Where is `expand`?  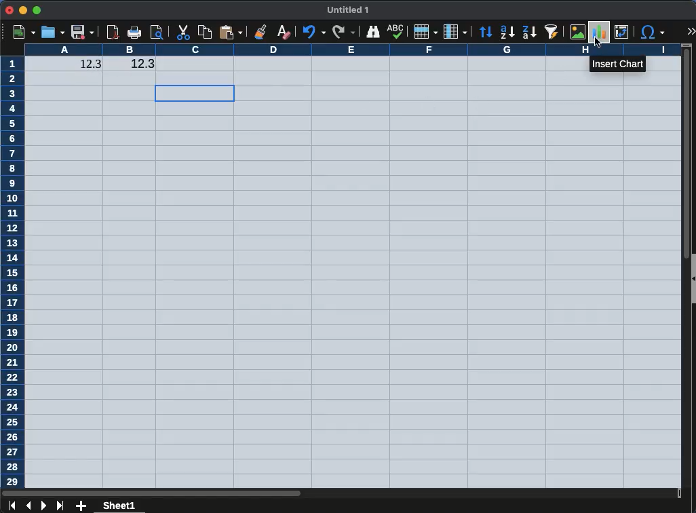 expand is located at coordinates (691, 31).